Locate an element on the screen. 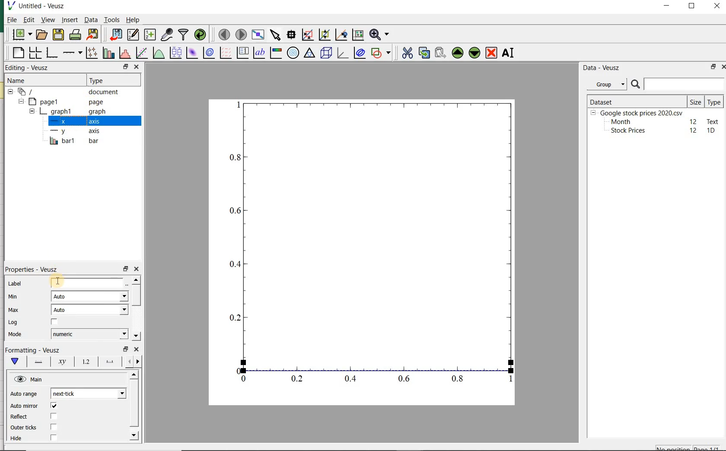  Auto is located at coordinates (90, 310).